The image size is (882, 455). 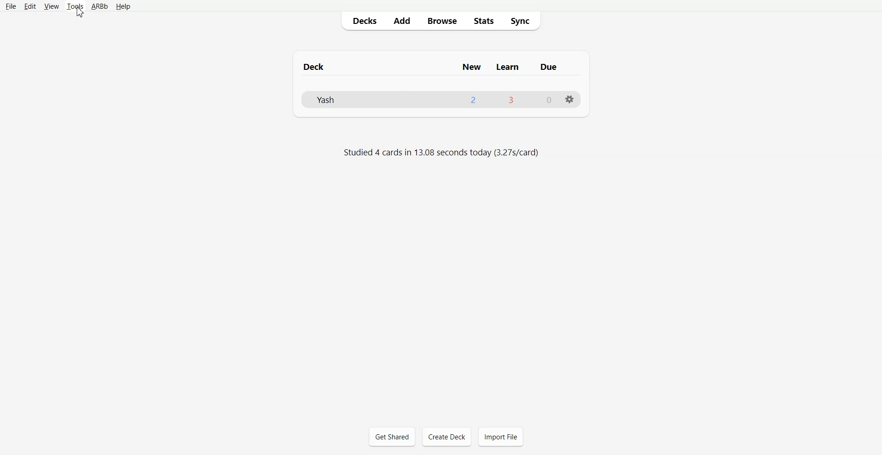 What do you see at coordinates (51, 6) in the screenshot?
I see `View` at bounding box center [51, 6].